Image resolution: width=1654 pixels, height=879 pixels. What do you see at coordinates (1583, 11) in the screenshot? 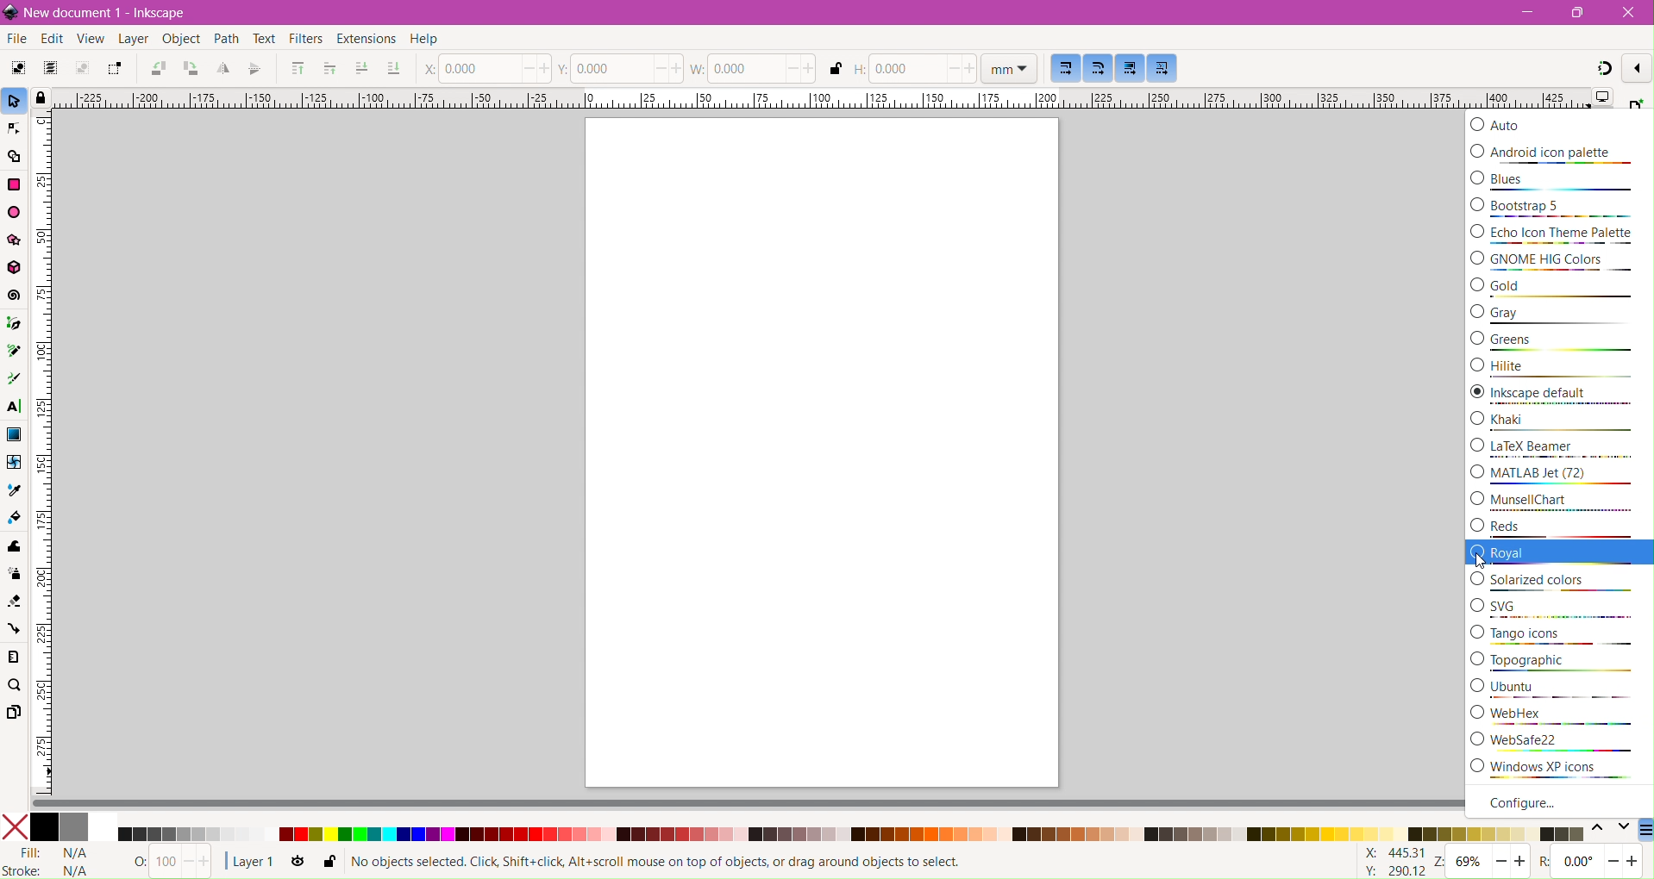
I see `Restore Down` at bounding box center [1583, 11].